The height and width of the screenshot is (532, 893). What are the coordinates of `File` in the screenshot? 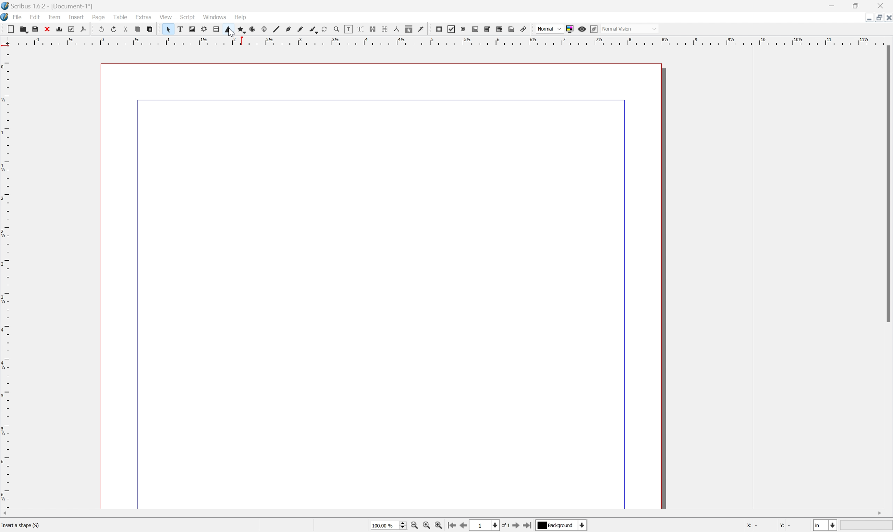 It's located at (17, 16).